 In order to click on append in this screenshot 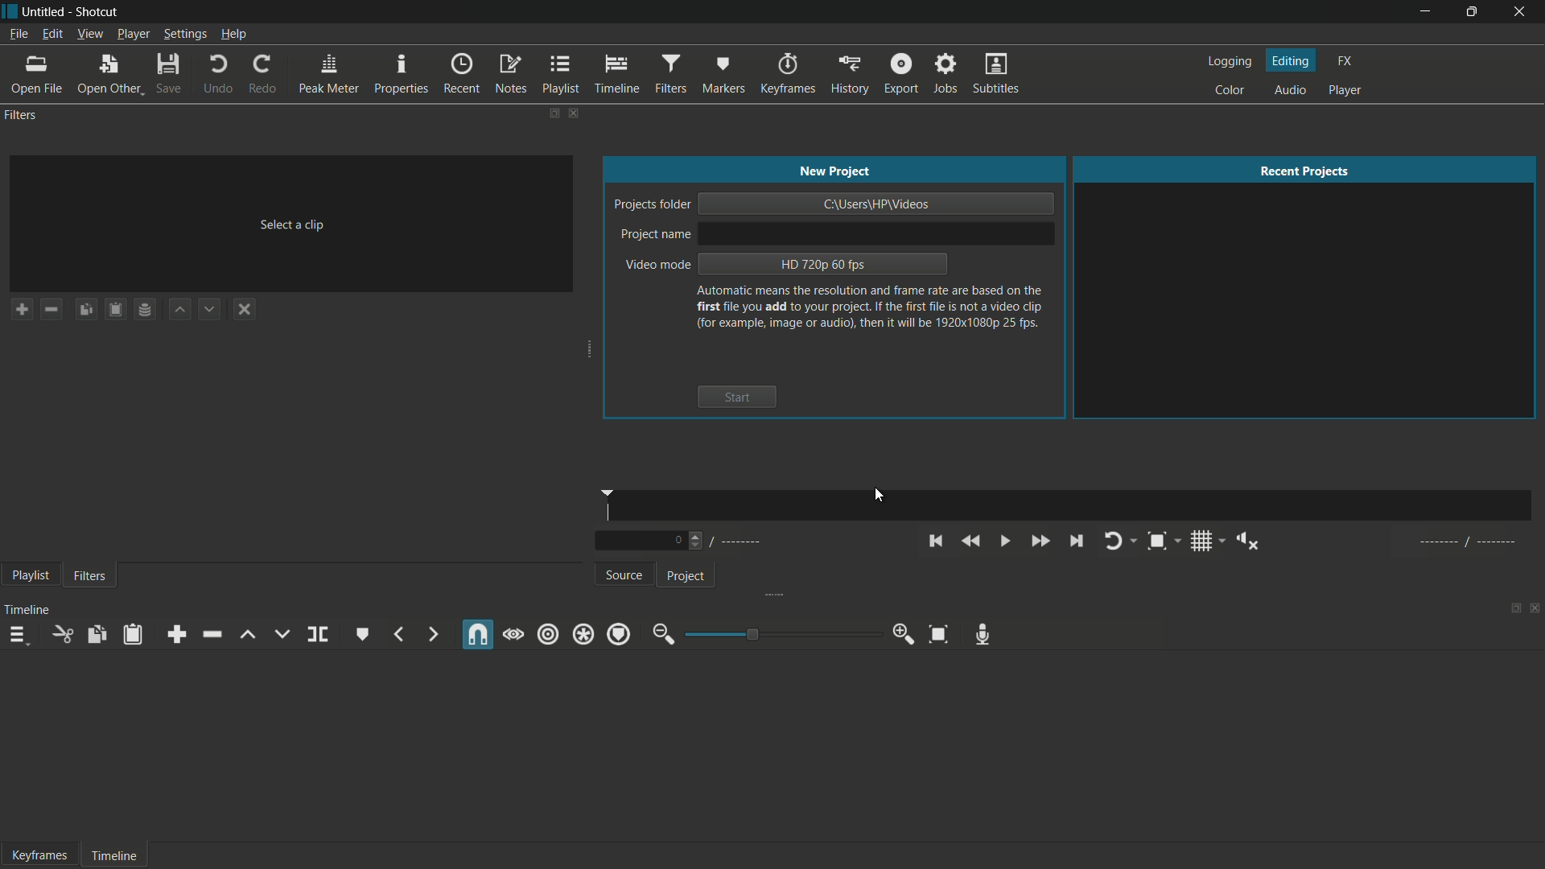, I will do `click(176, 636)`.